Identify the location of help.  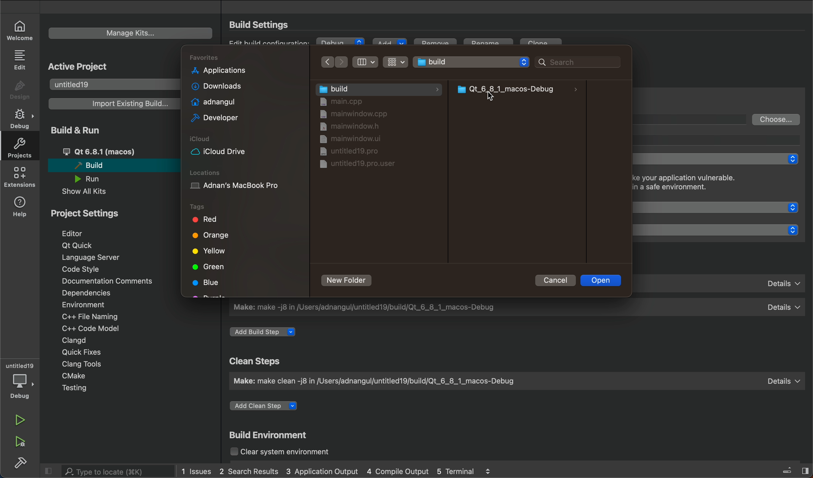
(21, 205).